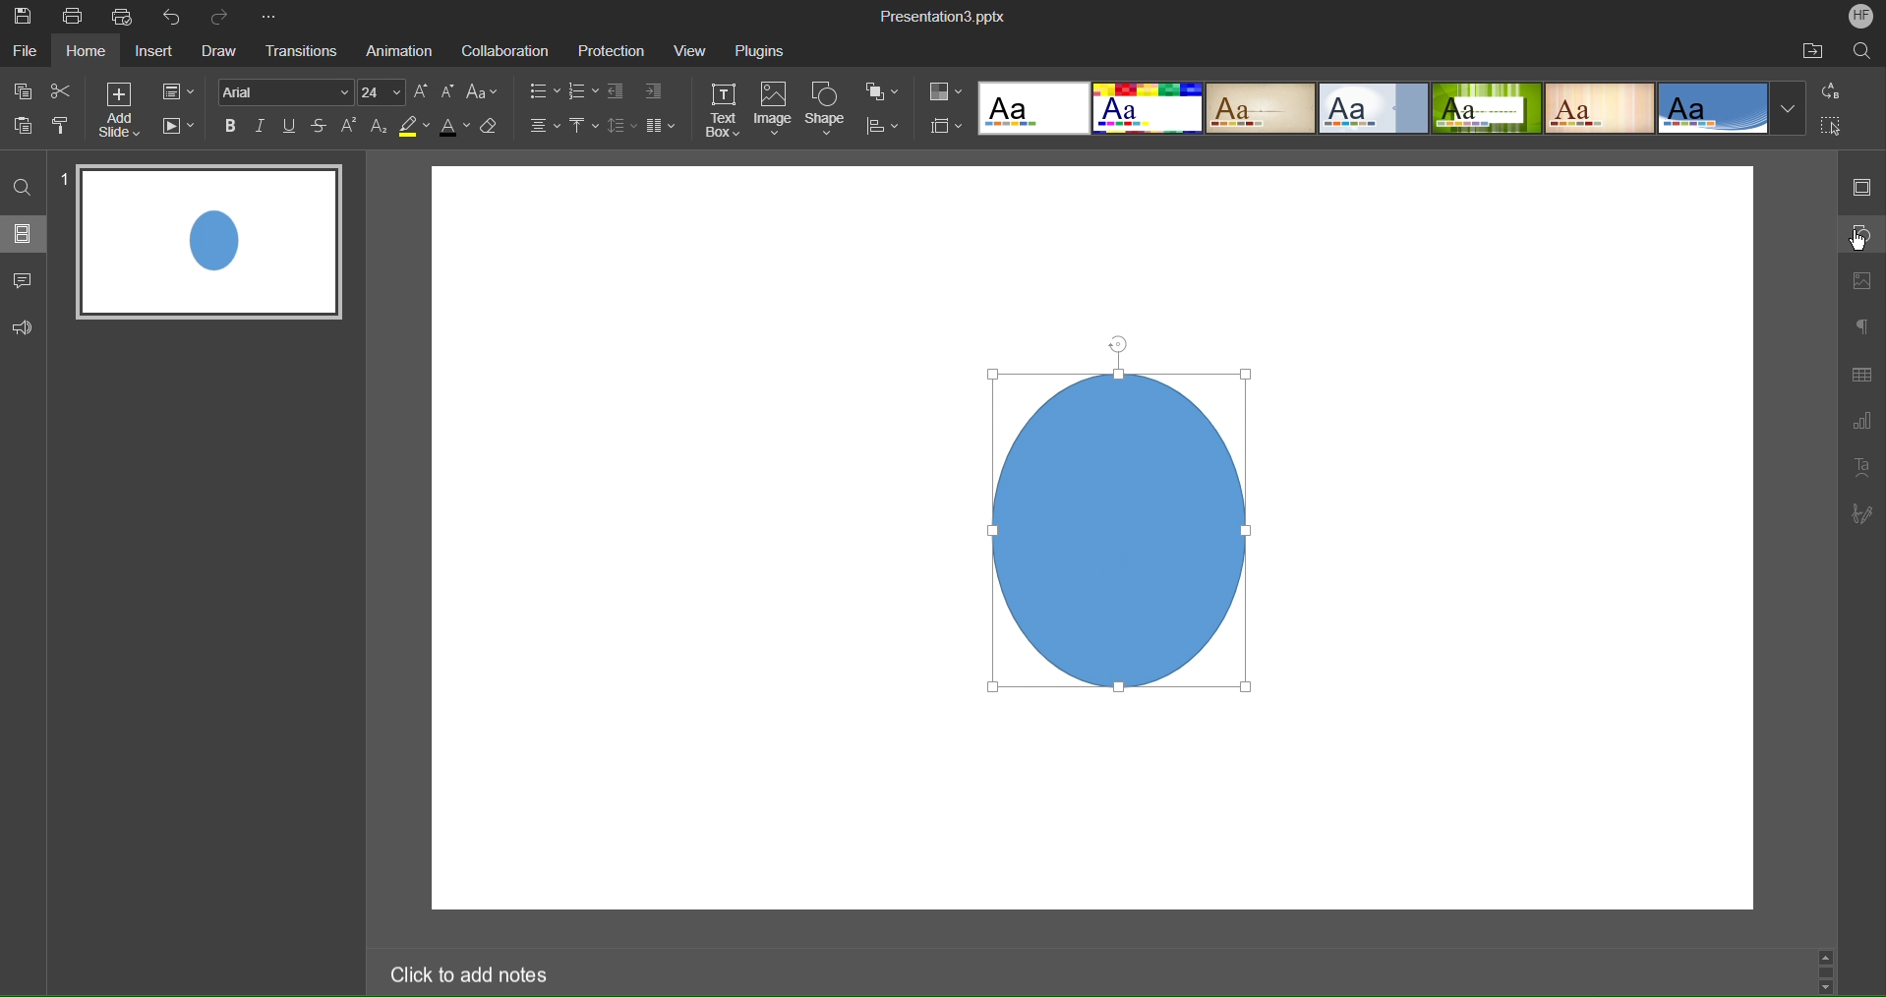 This screenshot has height=997, width=1886. I want to click on Non-Printing Characters, so click(1862, 328).